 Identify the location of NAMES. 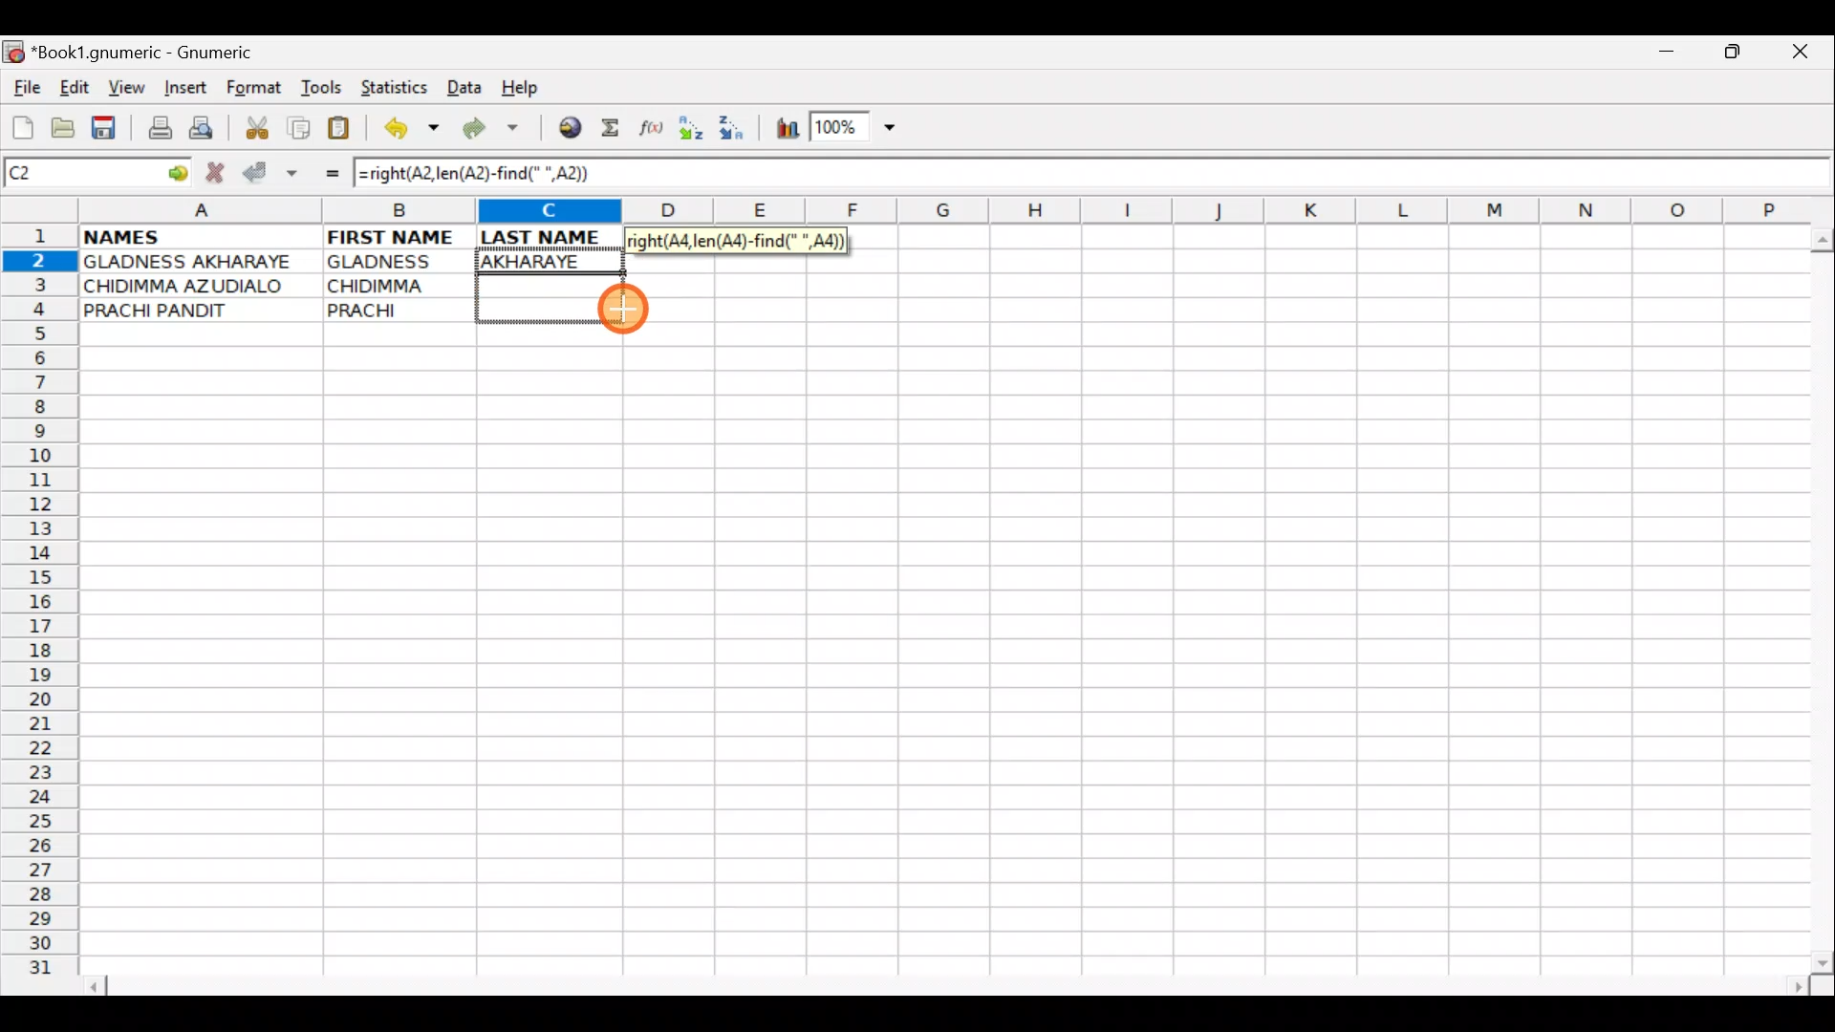
(179, 235).